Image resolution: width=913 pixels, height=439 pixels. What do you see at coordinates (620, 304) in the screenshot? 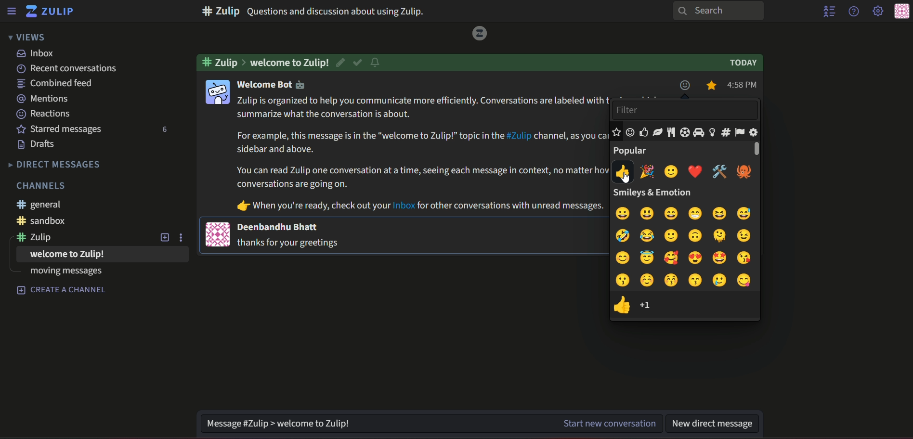
I see `emoji` at bounding box center [620, 304].